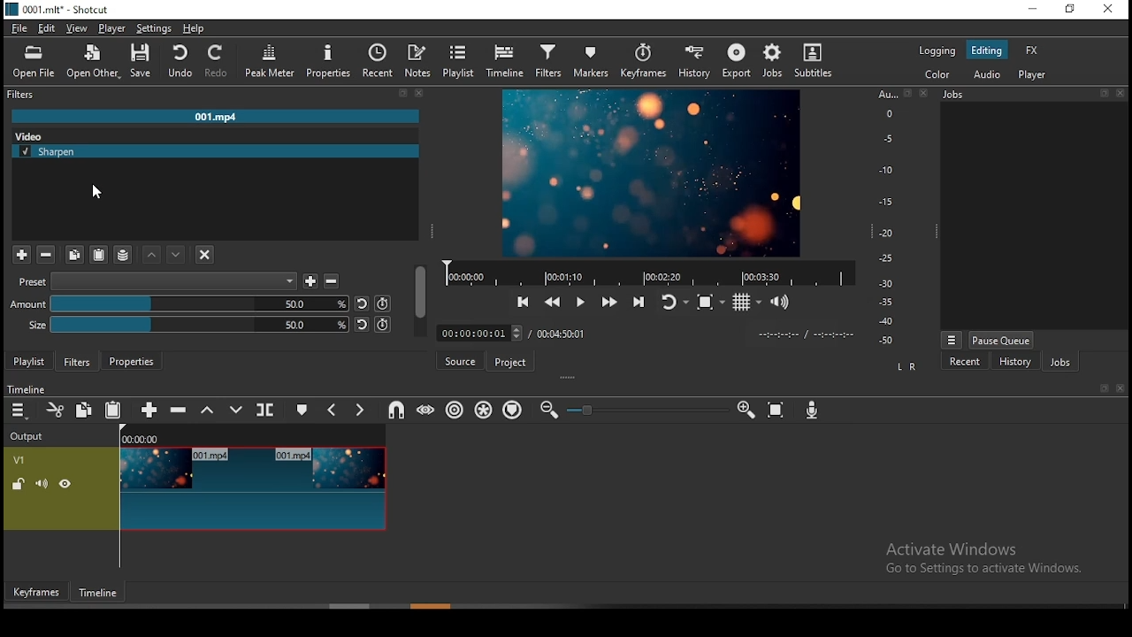  I want to click on Video, so click(34, 134).